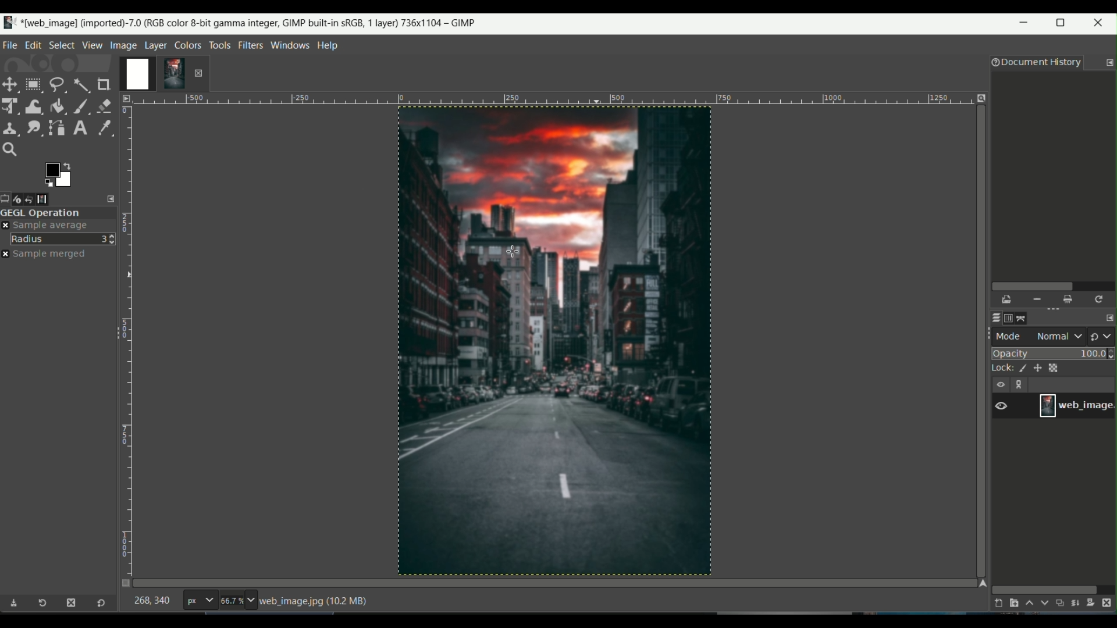 The width and height of the screenshot is (1117, 628). I want to click on create duplicate layer, so click(1060, 604).